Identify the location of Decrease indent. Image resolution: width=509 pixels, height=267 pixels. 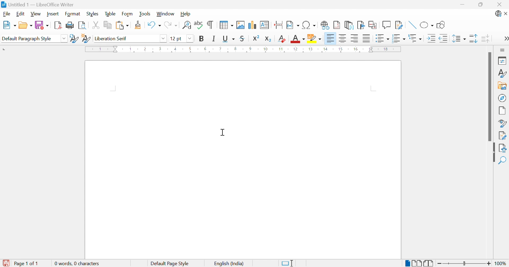
(444, 39).